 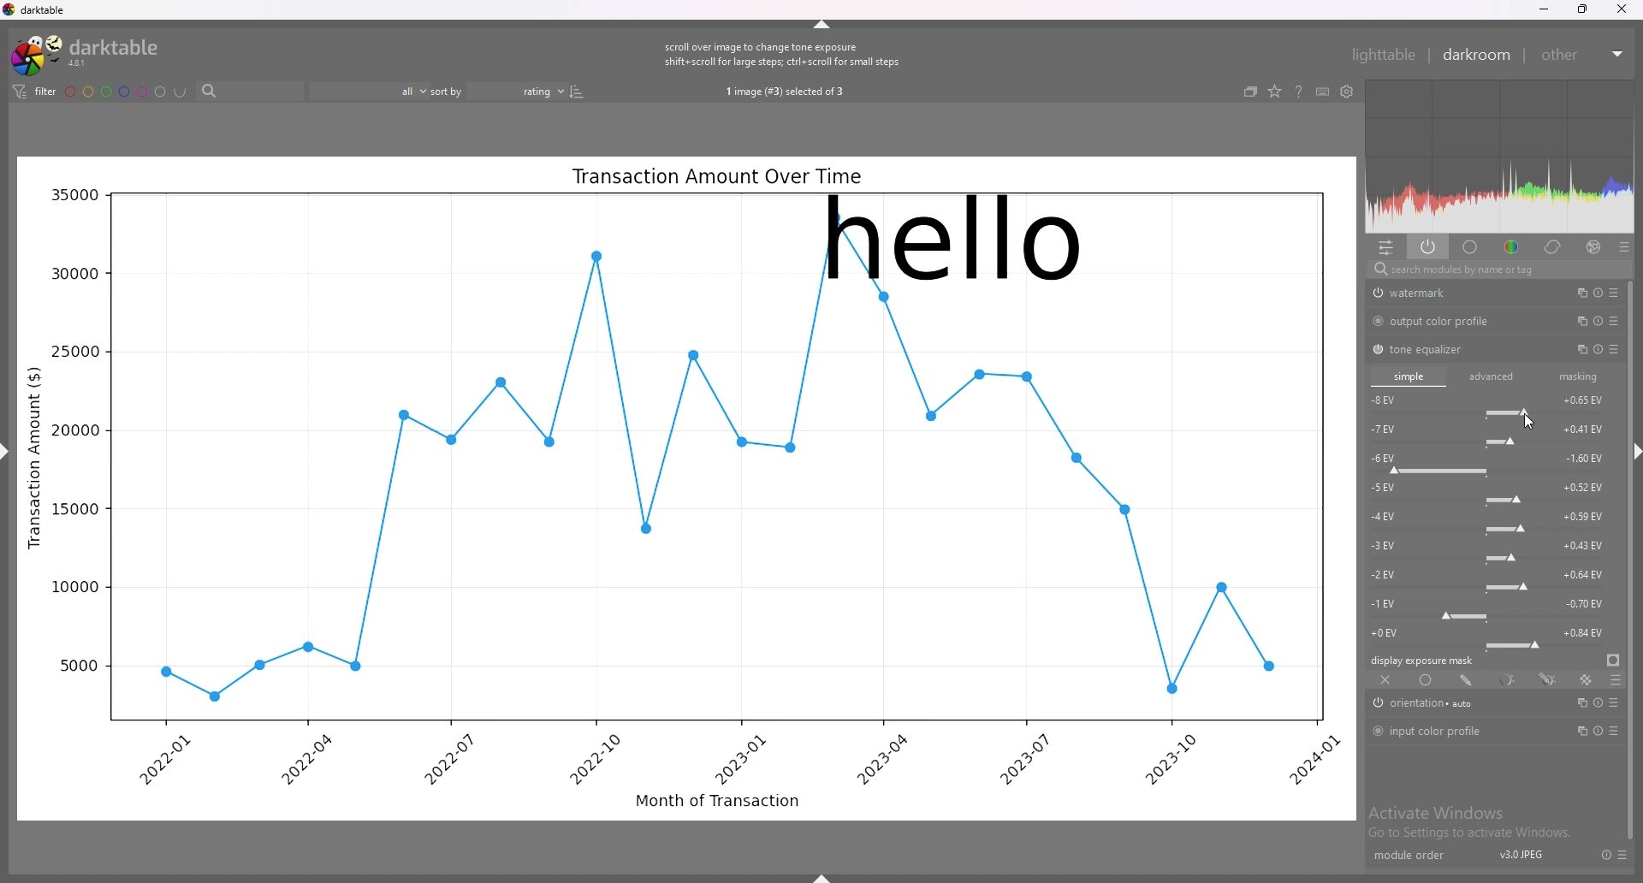 What do you see at coordinates (1022, 758) in the screenshot?
I see `2023-07` at bounding box center [1022, 758].